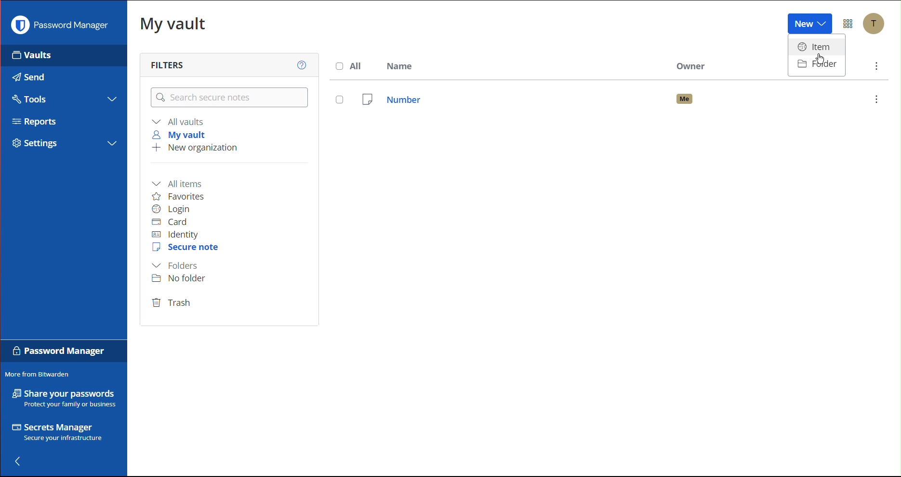 The image size is (901, 477). Describe the element at coordinates (37, 374) in the screenshot. I see `More from Bitwarden` at that location.